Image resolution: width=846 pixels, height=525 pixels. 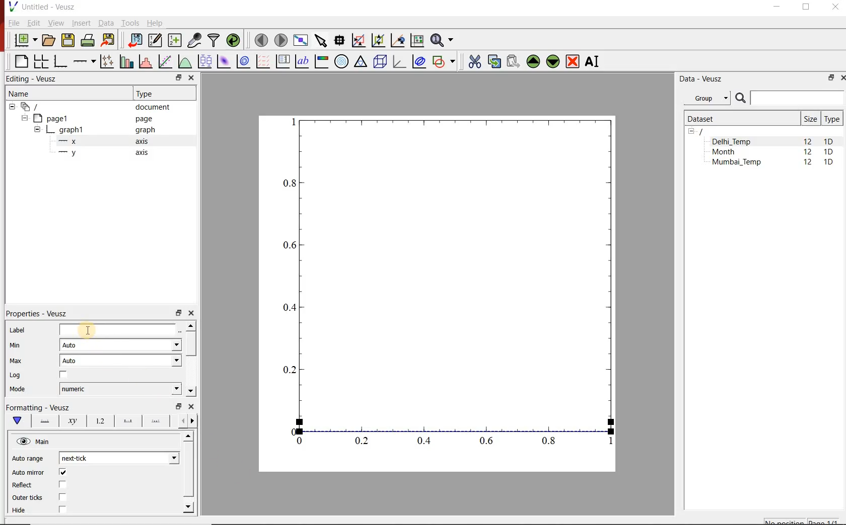 I want to click on click to reset graph axes, so click(x=417, y=41).